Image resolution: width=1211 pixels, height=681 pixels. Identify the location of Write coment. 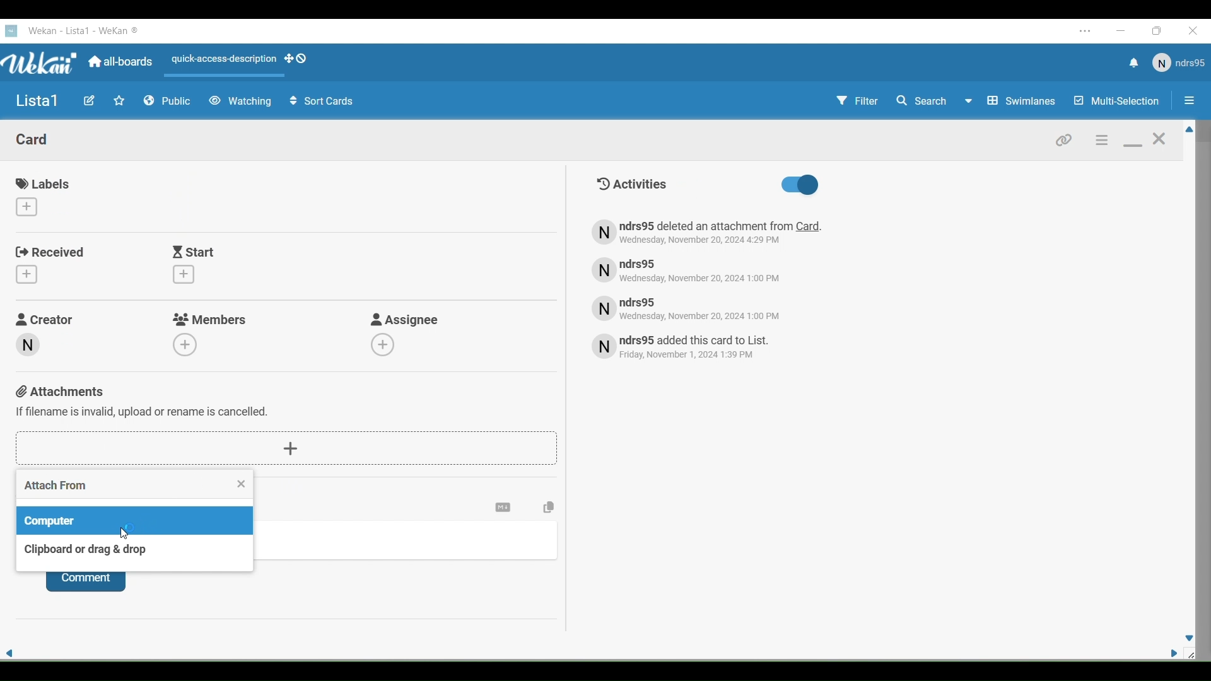
(410, 543).